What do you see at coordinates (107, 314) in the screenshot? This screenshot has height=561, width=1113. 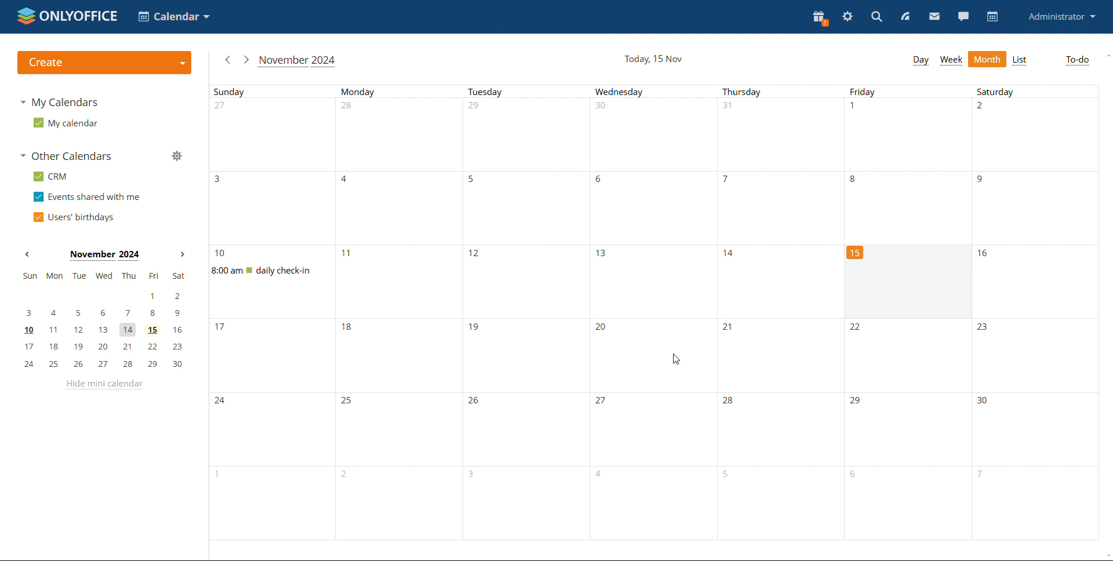 I see `3, 4, 5, 6, 7, 8, 9` at bounding box center [107, 314].